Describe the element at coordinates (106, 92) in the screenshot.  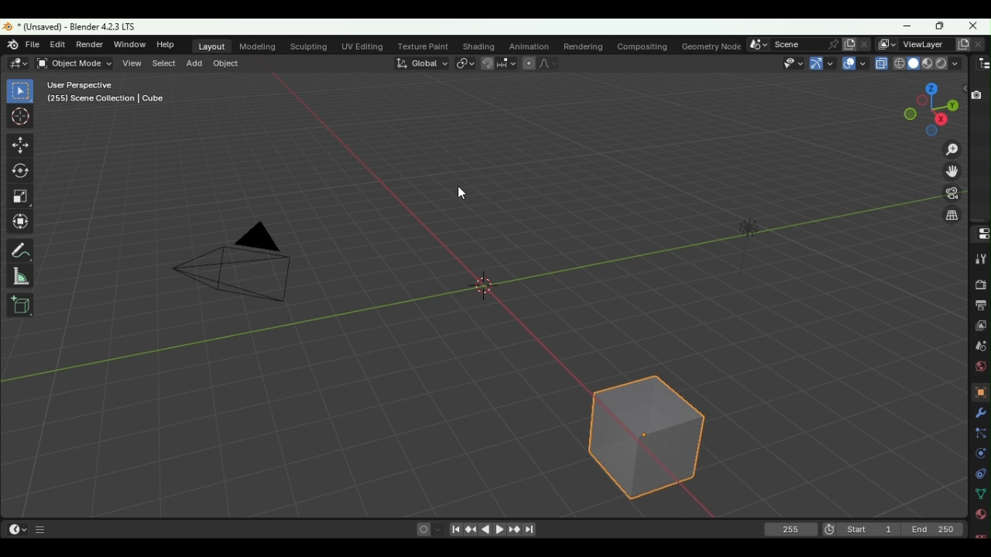
I see `User Perspective:
(255) Scene Collection | Cube` at that location.